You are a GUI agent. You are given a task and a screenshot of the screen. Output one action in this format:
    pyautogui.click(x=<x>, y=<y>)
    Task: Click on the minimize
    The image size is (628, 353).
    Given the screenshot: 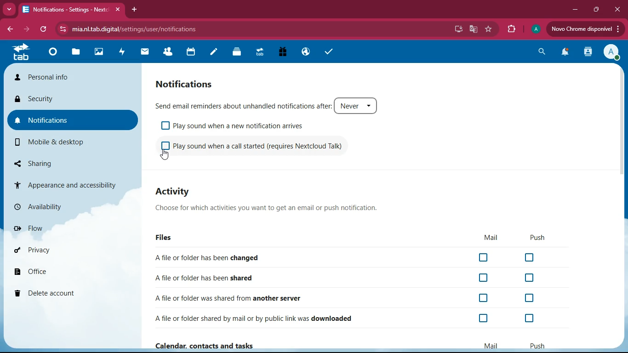 What is the action you would take?
    pyautogui.click(x=574, y=9)
    